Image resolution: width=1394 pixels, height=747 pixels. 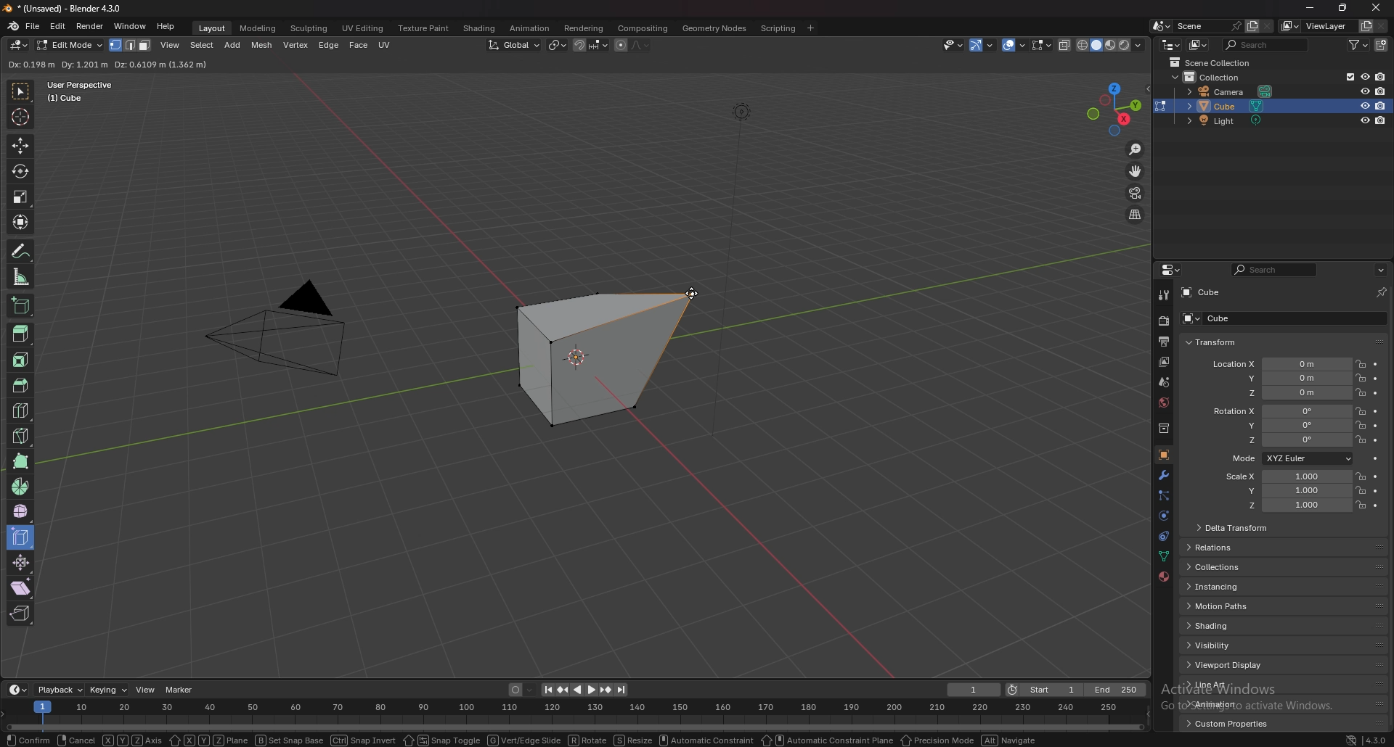 I want to click on rotation y, so click(x=1284, y=426).